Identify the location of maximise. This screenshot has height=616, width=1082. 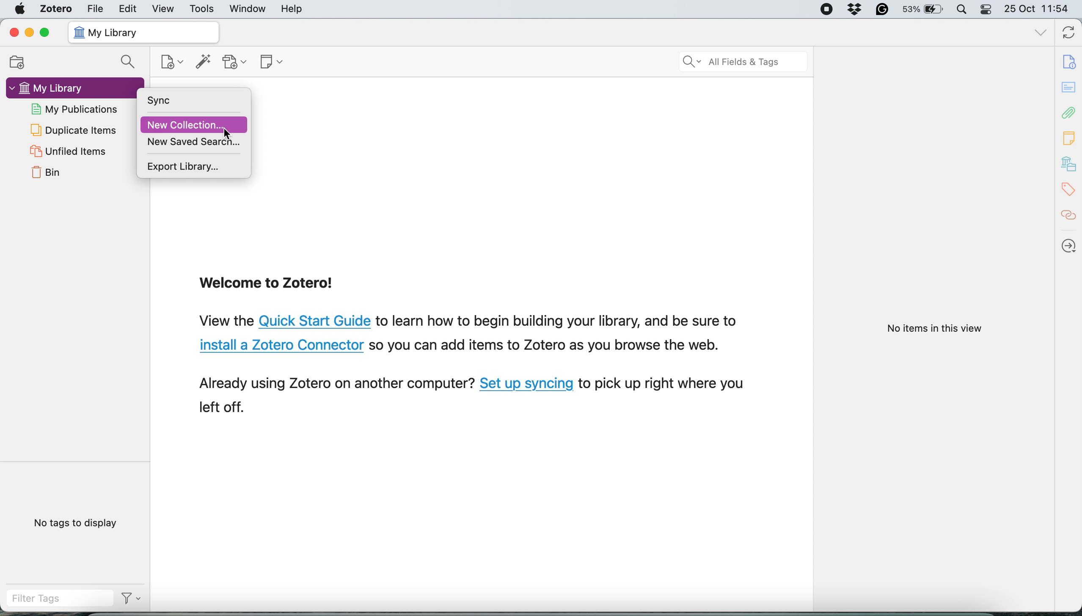
(46, 32).